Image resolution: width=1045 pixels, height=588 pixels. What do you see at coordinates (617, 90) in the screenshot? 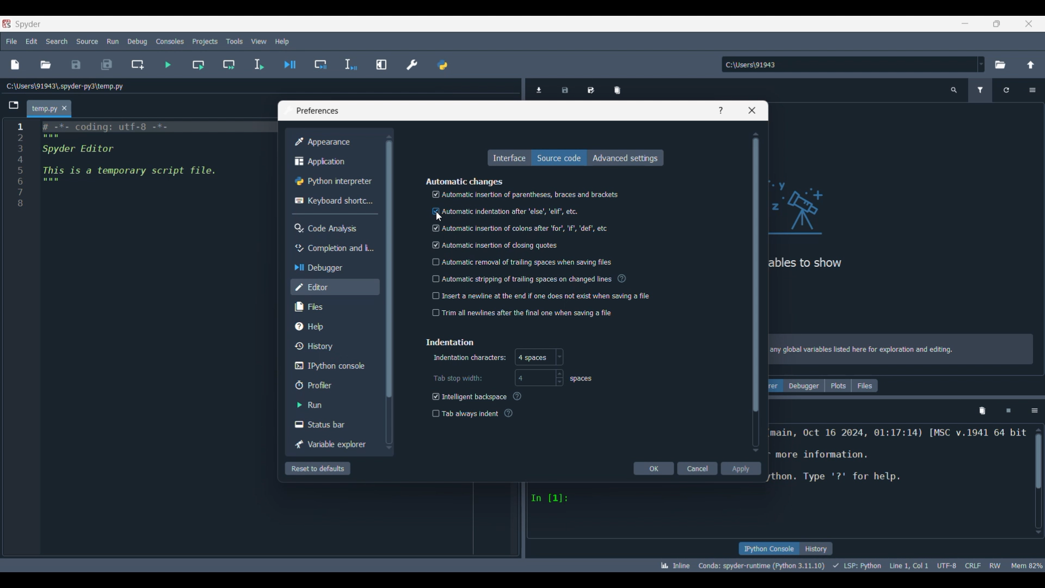
I see `Remove all variables` at bounding box center [617, 90].